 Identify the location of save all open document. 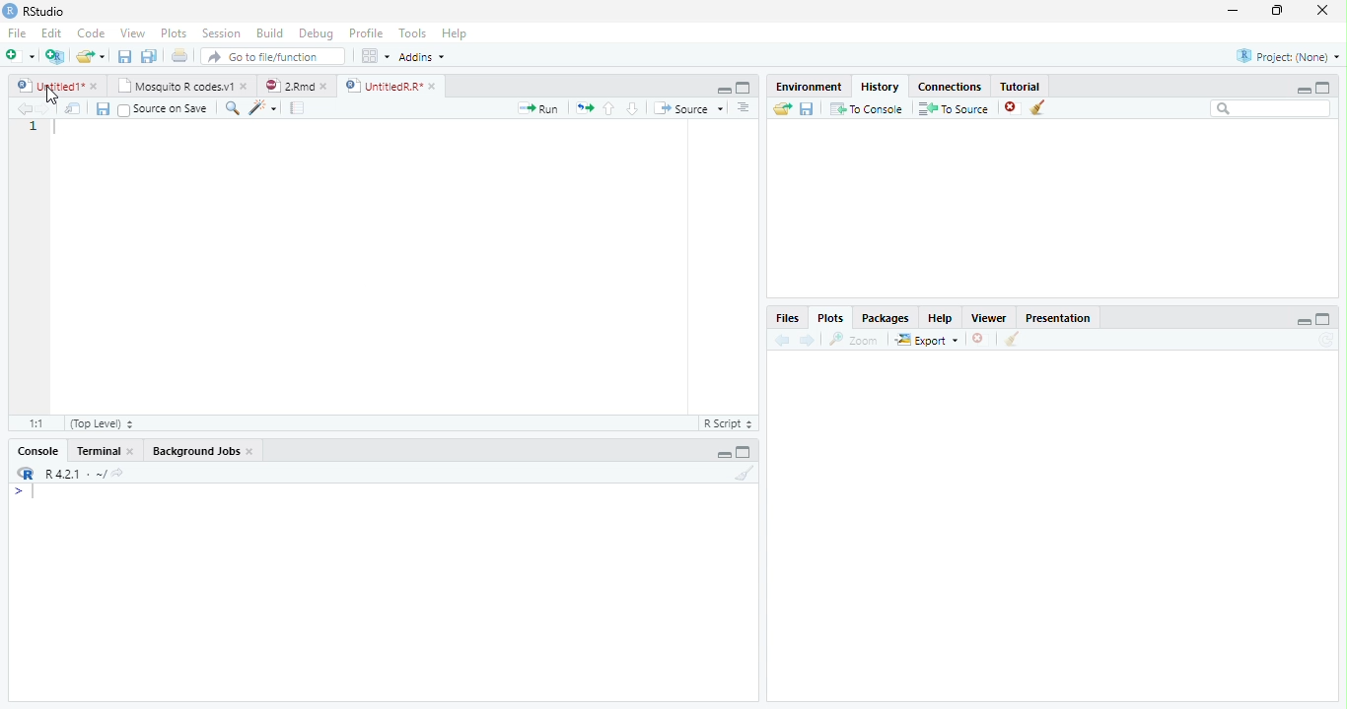
(149, 55).